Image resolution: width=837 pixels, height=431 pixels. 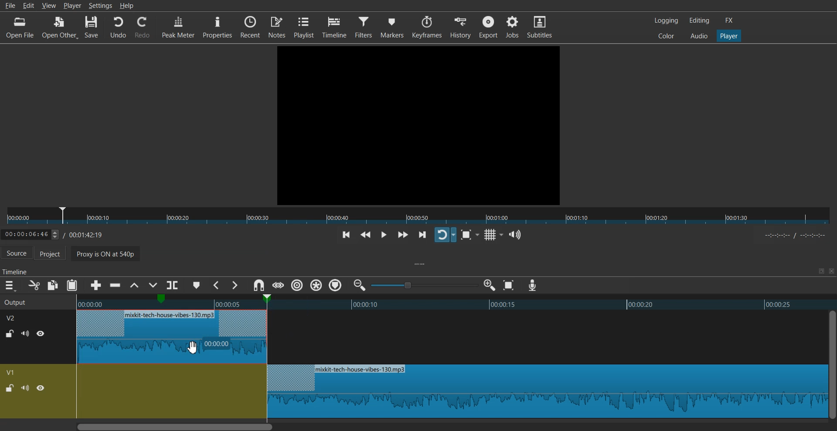 What do you see at coordinates (427, 27) in the screenshot?
I see `Keyframes` at bounding box center [427, 27].